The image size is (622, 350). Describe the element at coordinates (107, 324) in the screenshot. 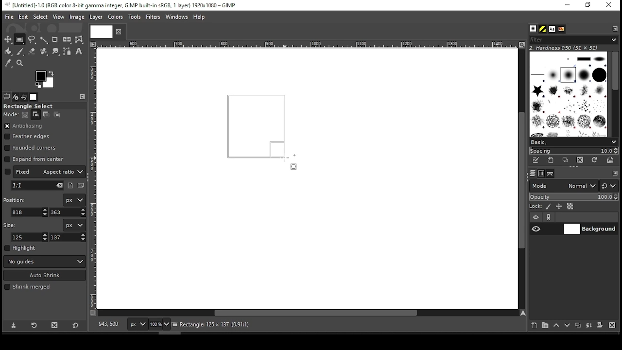

I see `818,363` at that location.